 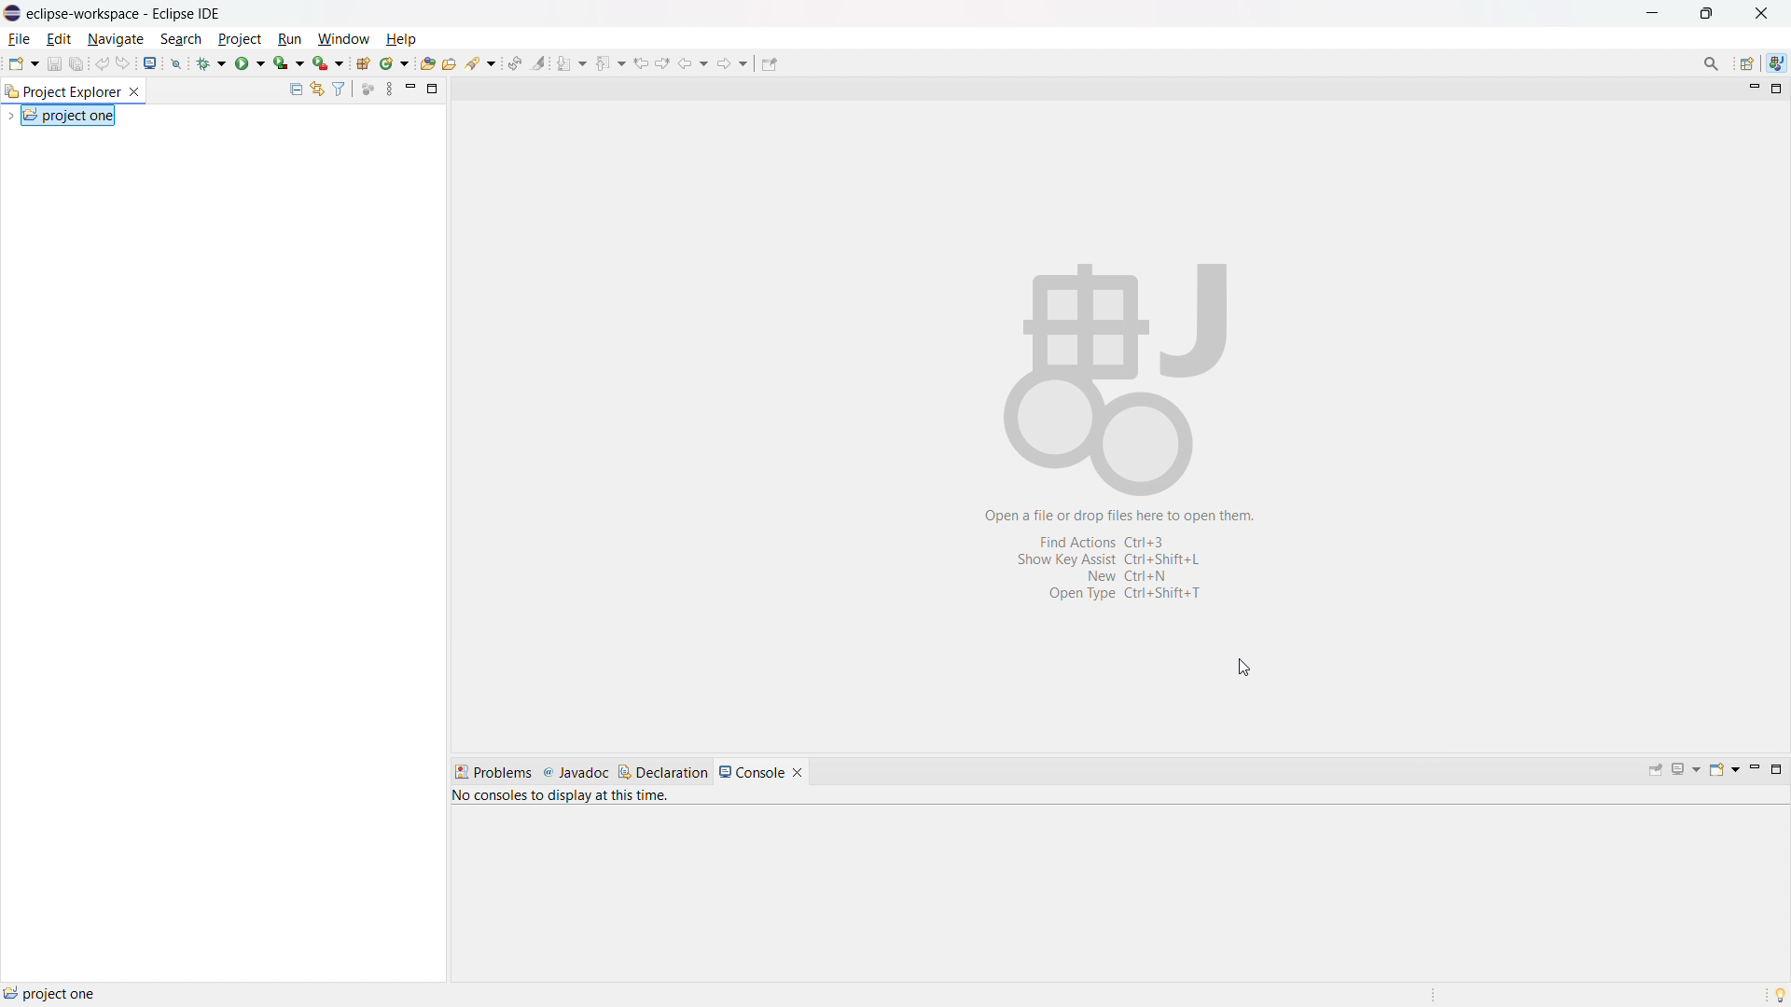 I want to click on coverage, so click(x=289, y=62).